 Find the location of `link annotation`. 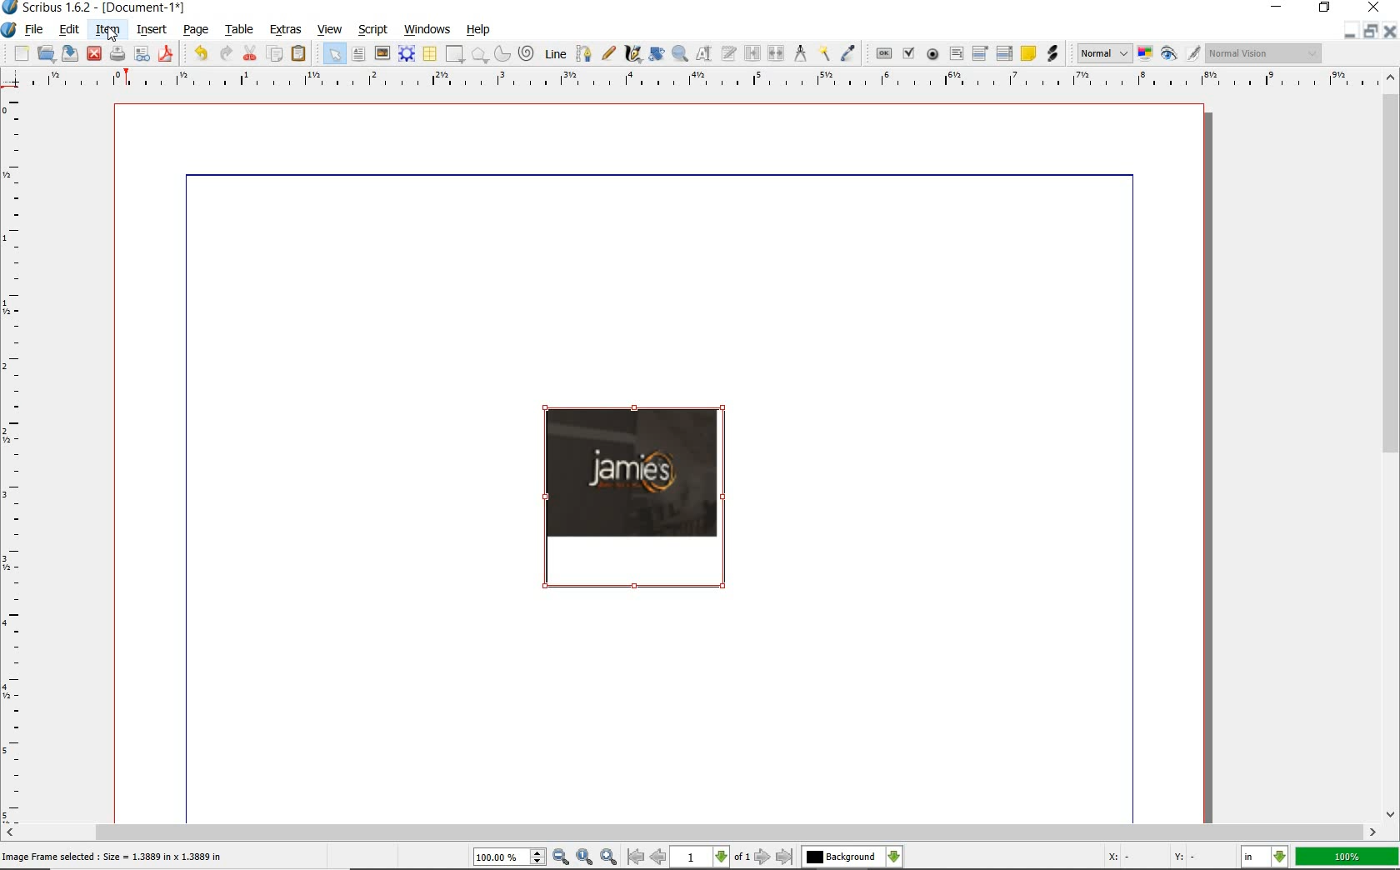

link annotation is located at coordinates (1052, 55).